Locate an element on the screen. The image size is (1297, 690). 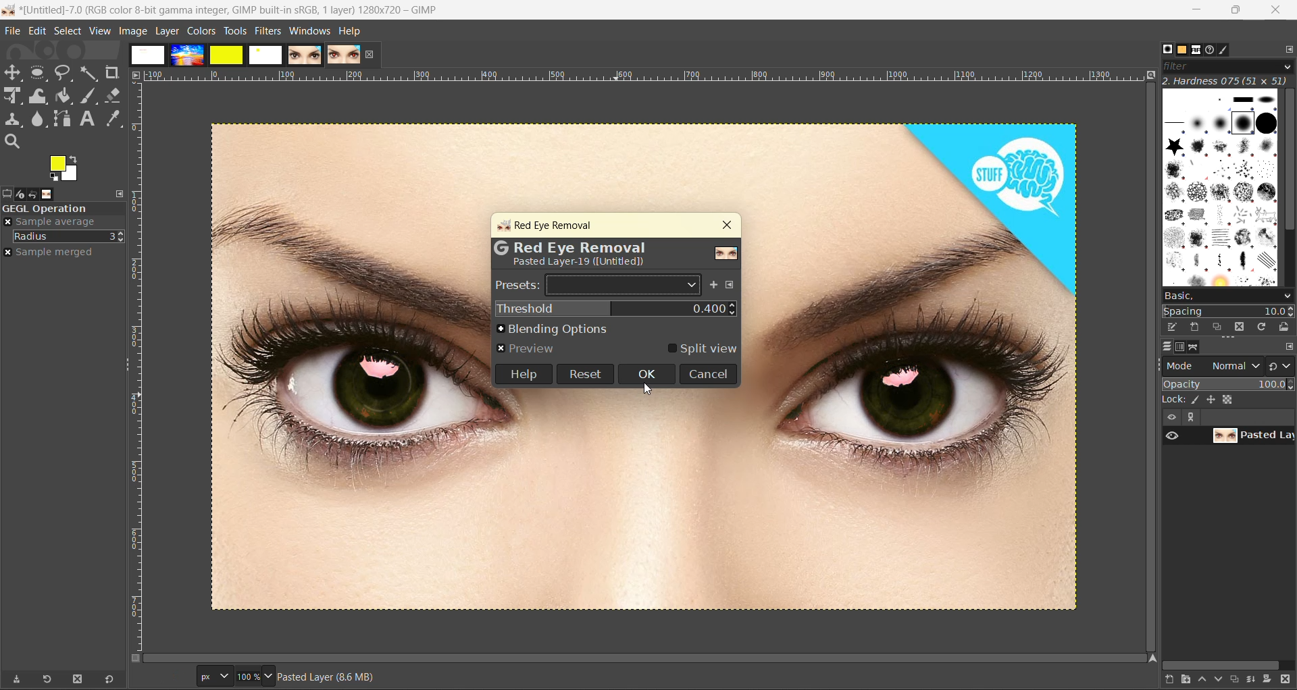
ink is located at coordinates (1196, 400).